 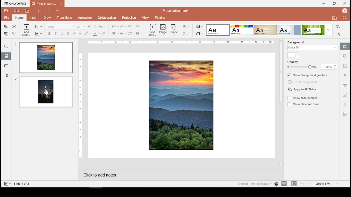 What do you see at coordinates (182, 42) in the screenshot?
I see `ruler` at bounding box center [182, 42].